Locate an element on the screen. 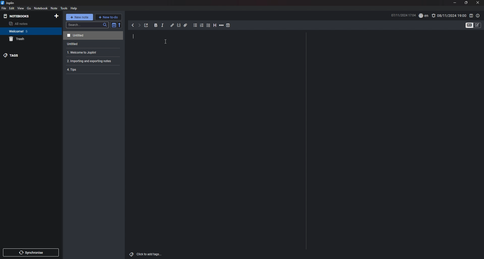 Image resolution: width=484 pixels, height=259 pixels. 4. Tips is located at coordinates (88, 70).